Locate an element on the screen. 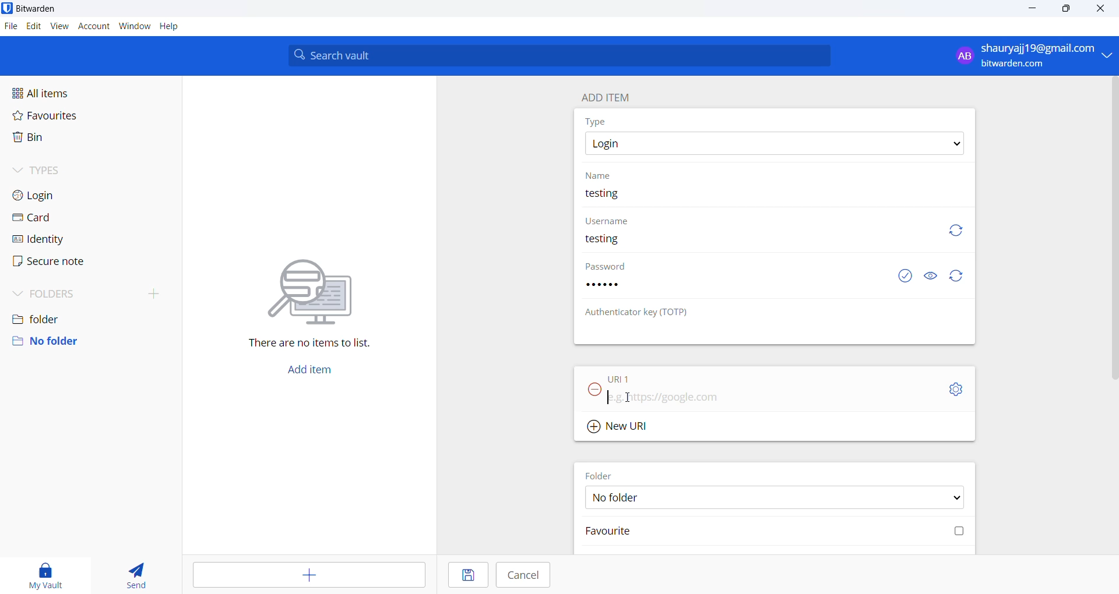  folder is located at coordinates (88, 316).